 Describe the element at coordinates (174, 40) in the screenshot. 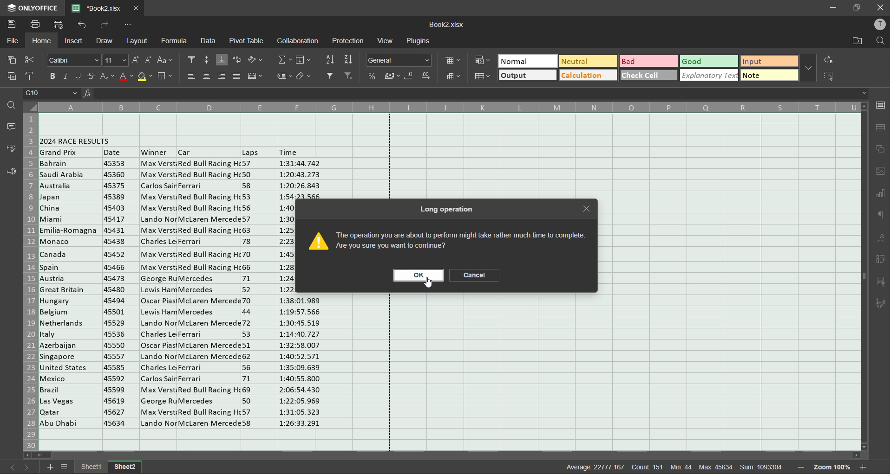

I see `formula` at that location.